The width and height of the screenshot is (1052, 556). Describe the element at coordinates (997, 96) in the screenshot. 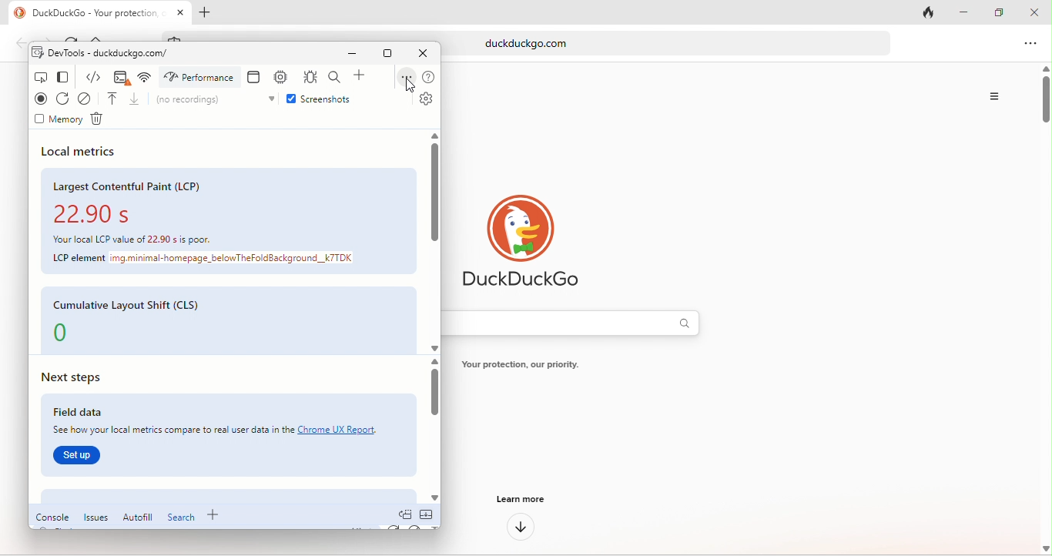

I see `option` at that location.